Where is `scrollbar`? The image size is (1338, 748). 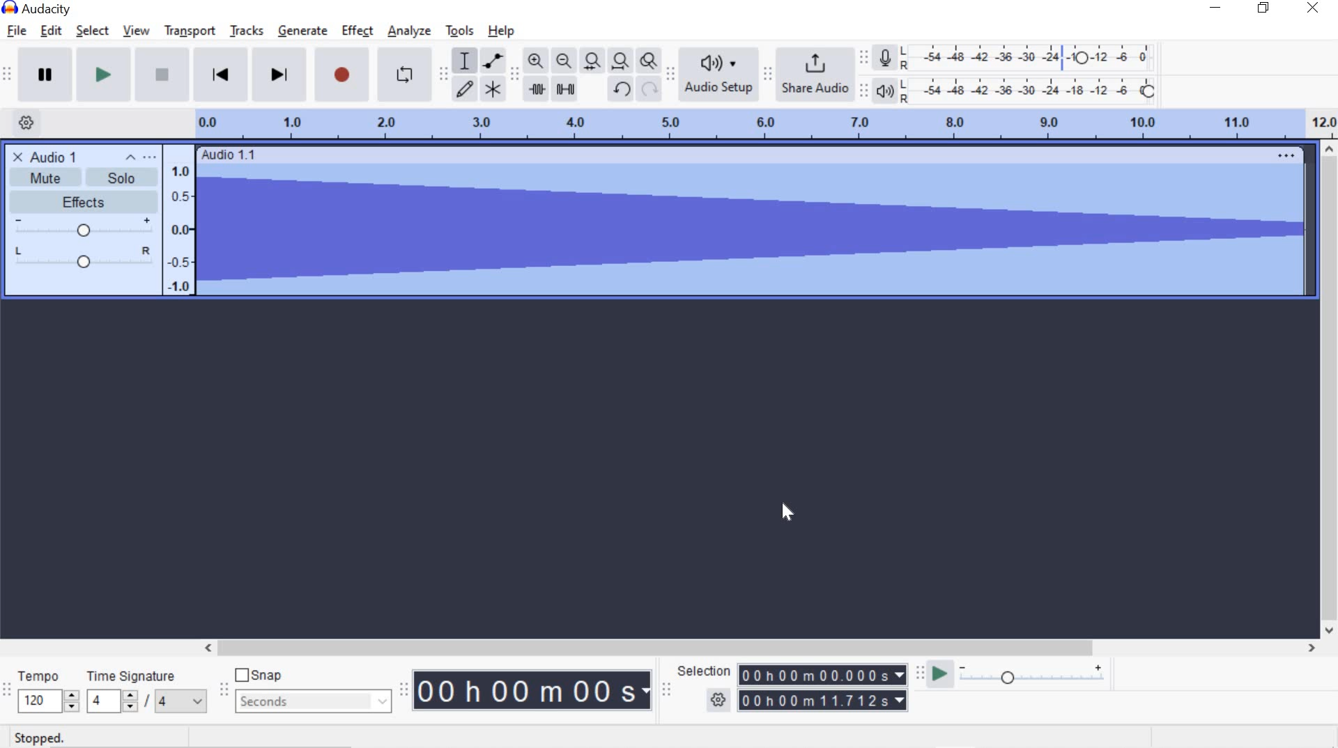
scrollbar is located at coordinates (1326, 389).